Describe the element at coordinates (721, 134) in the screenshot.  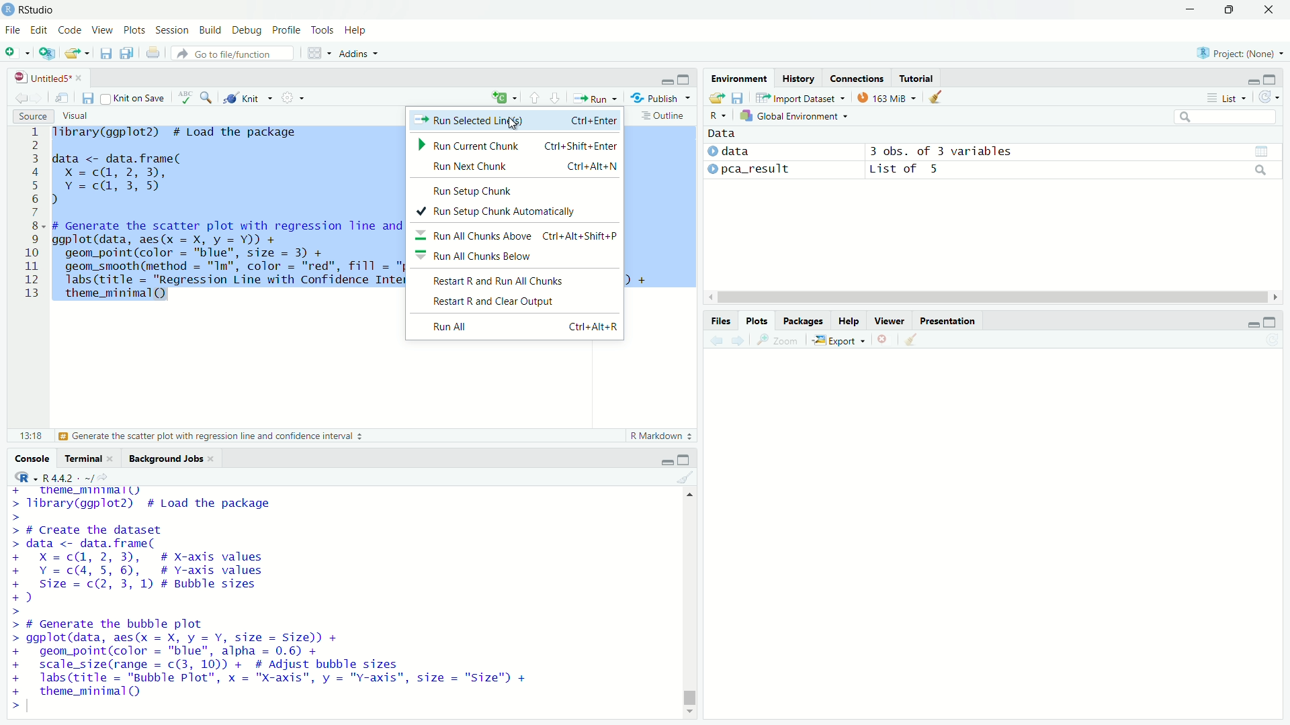
I see `Data` at that location.